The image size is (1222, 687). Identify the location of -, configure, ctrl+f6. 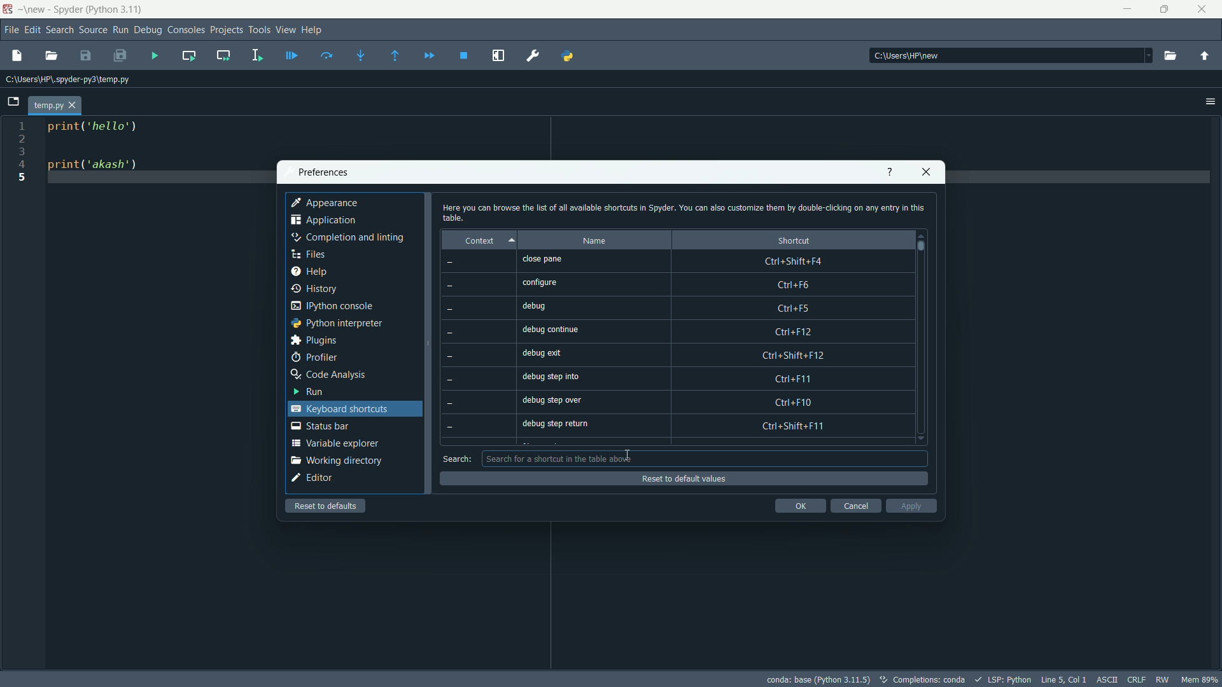
(670, 286).